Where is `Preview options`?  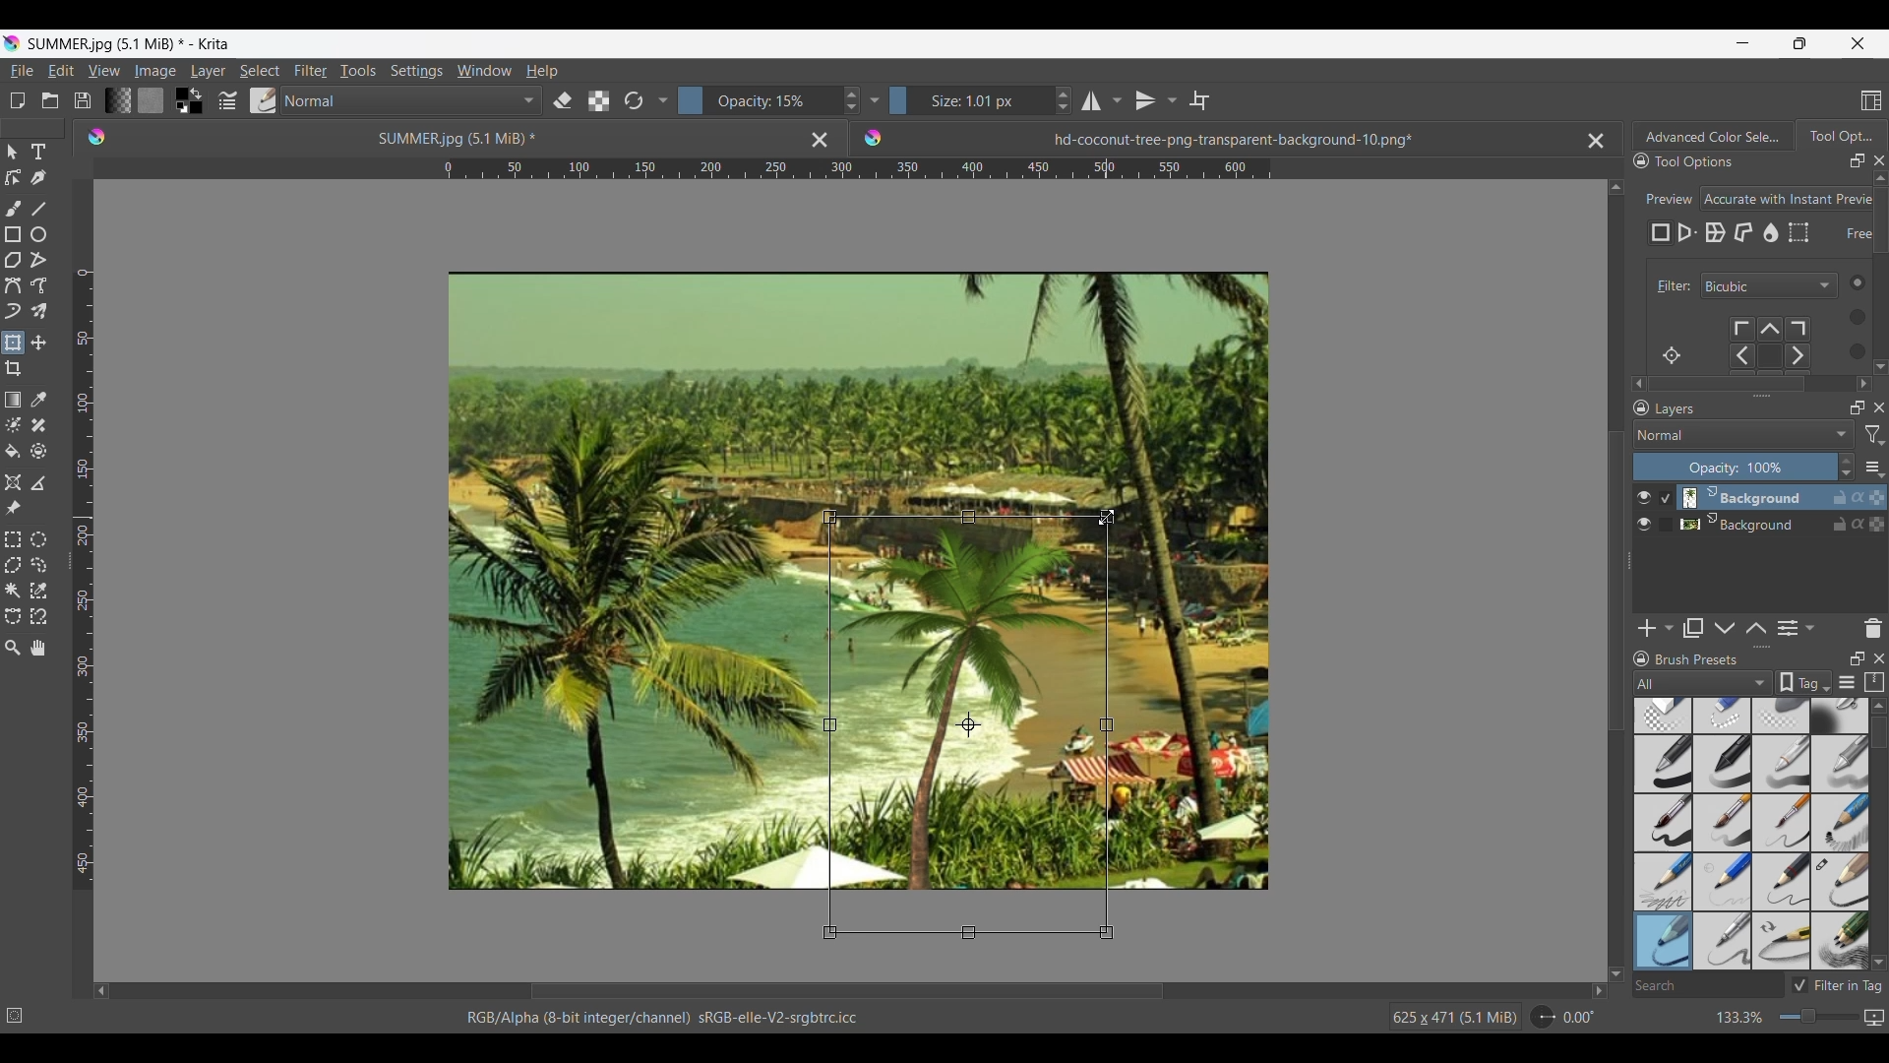
Preview options is located at coordinates (1788, 199).